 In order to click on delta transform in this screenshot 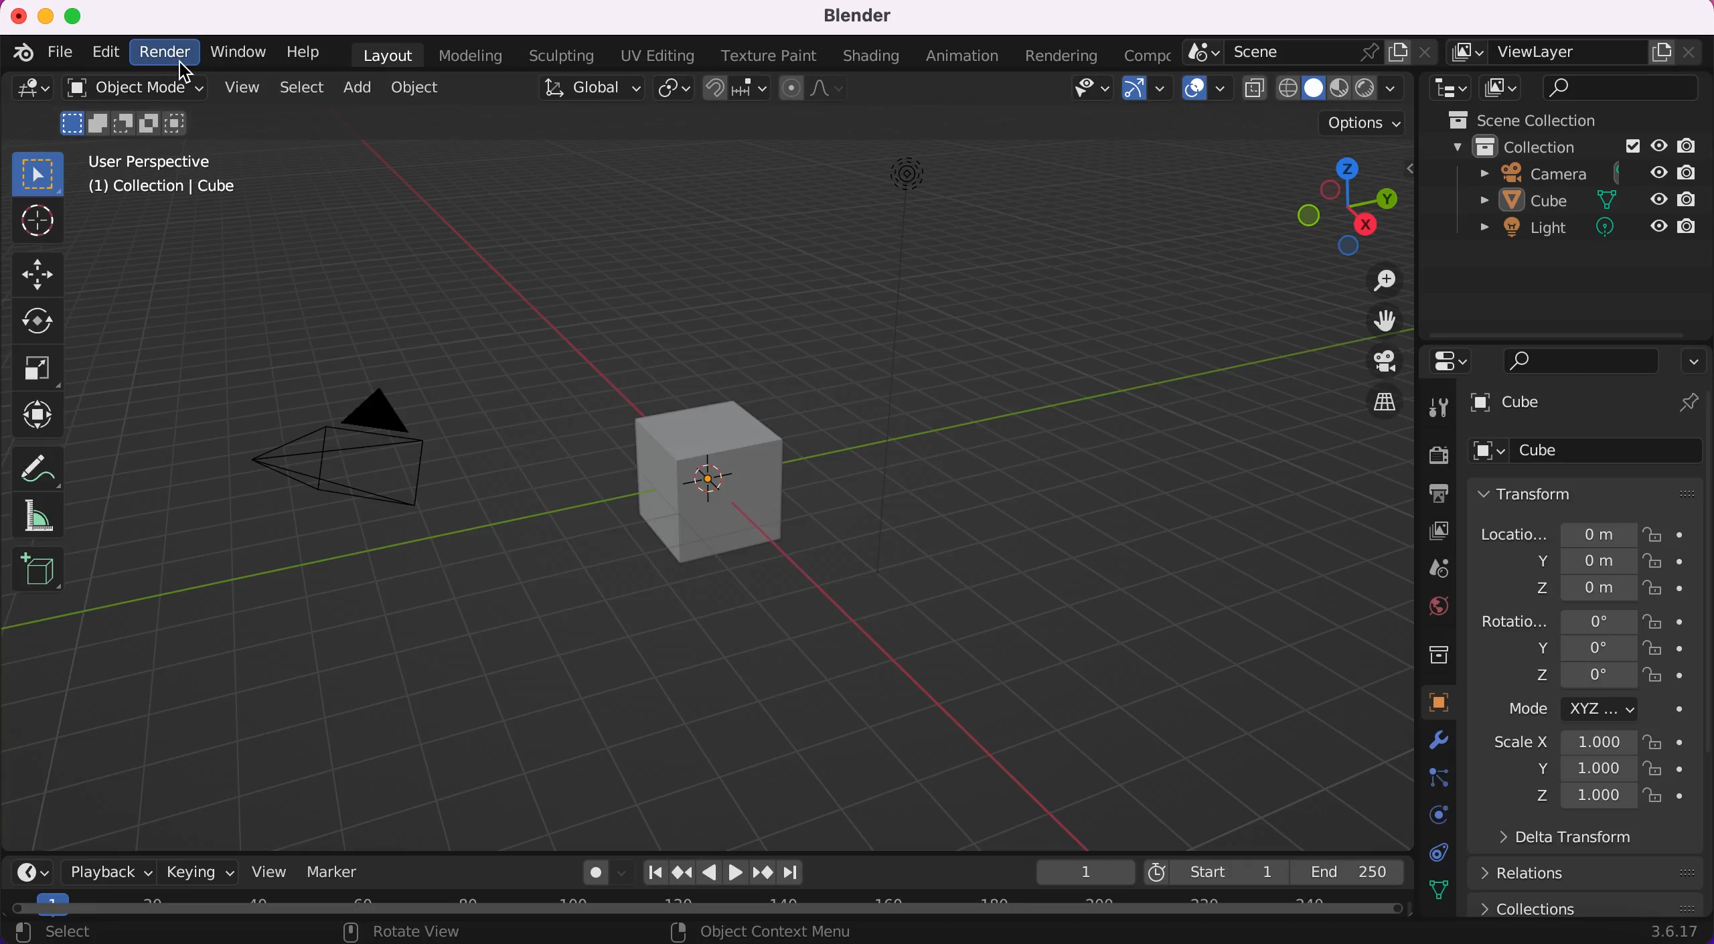, I will do `click(1579, 840)`.